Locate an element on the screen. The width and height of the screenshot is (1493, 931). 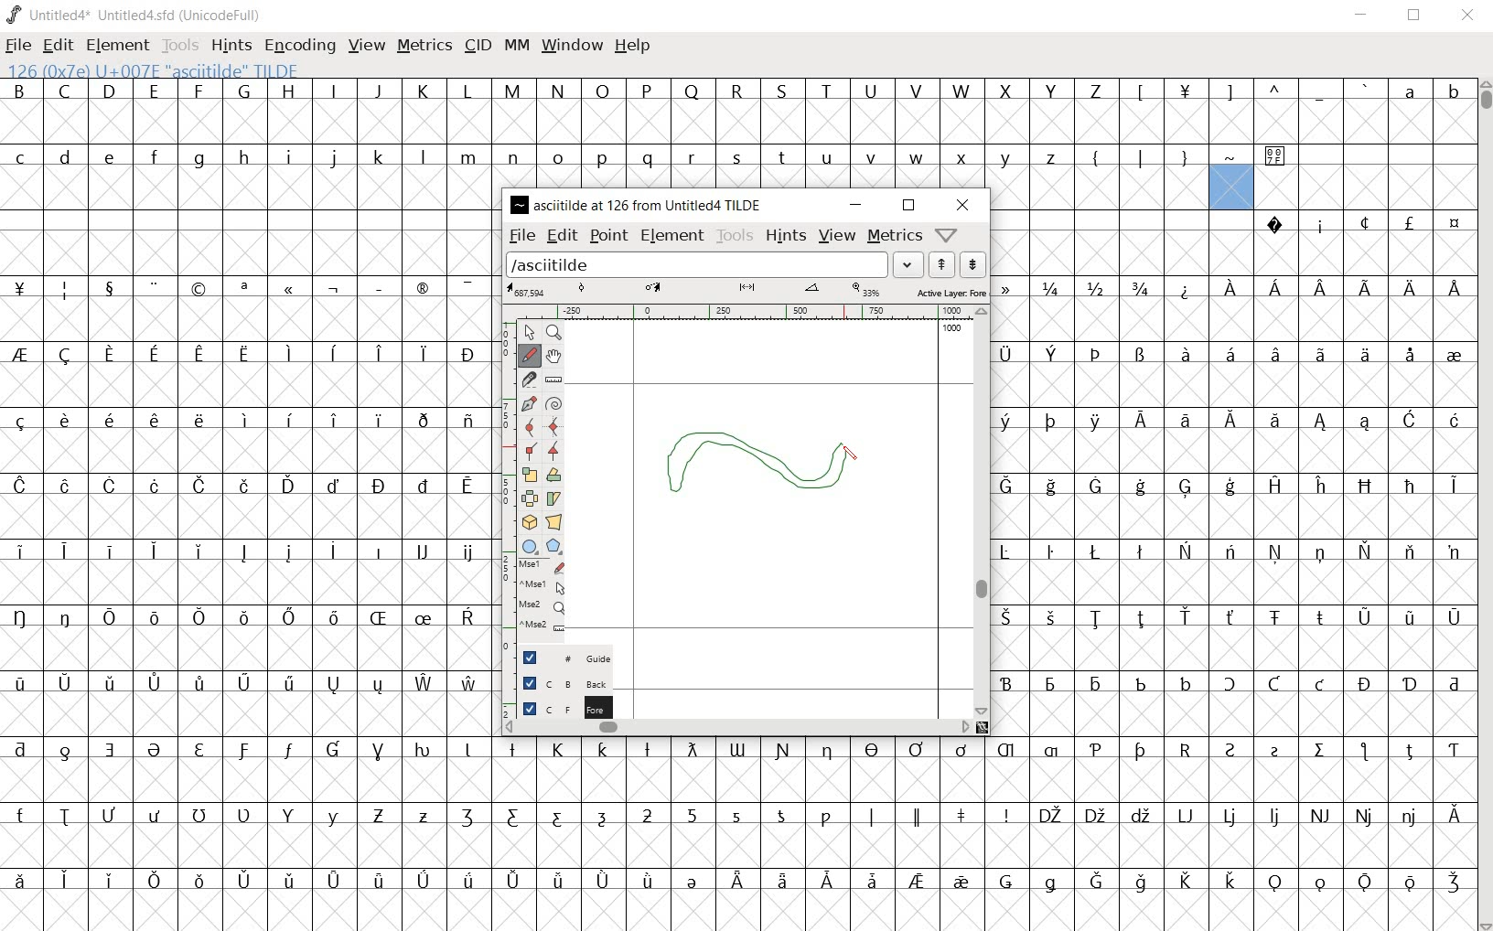
Add a corner point is located at coordinates (553, 452).